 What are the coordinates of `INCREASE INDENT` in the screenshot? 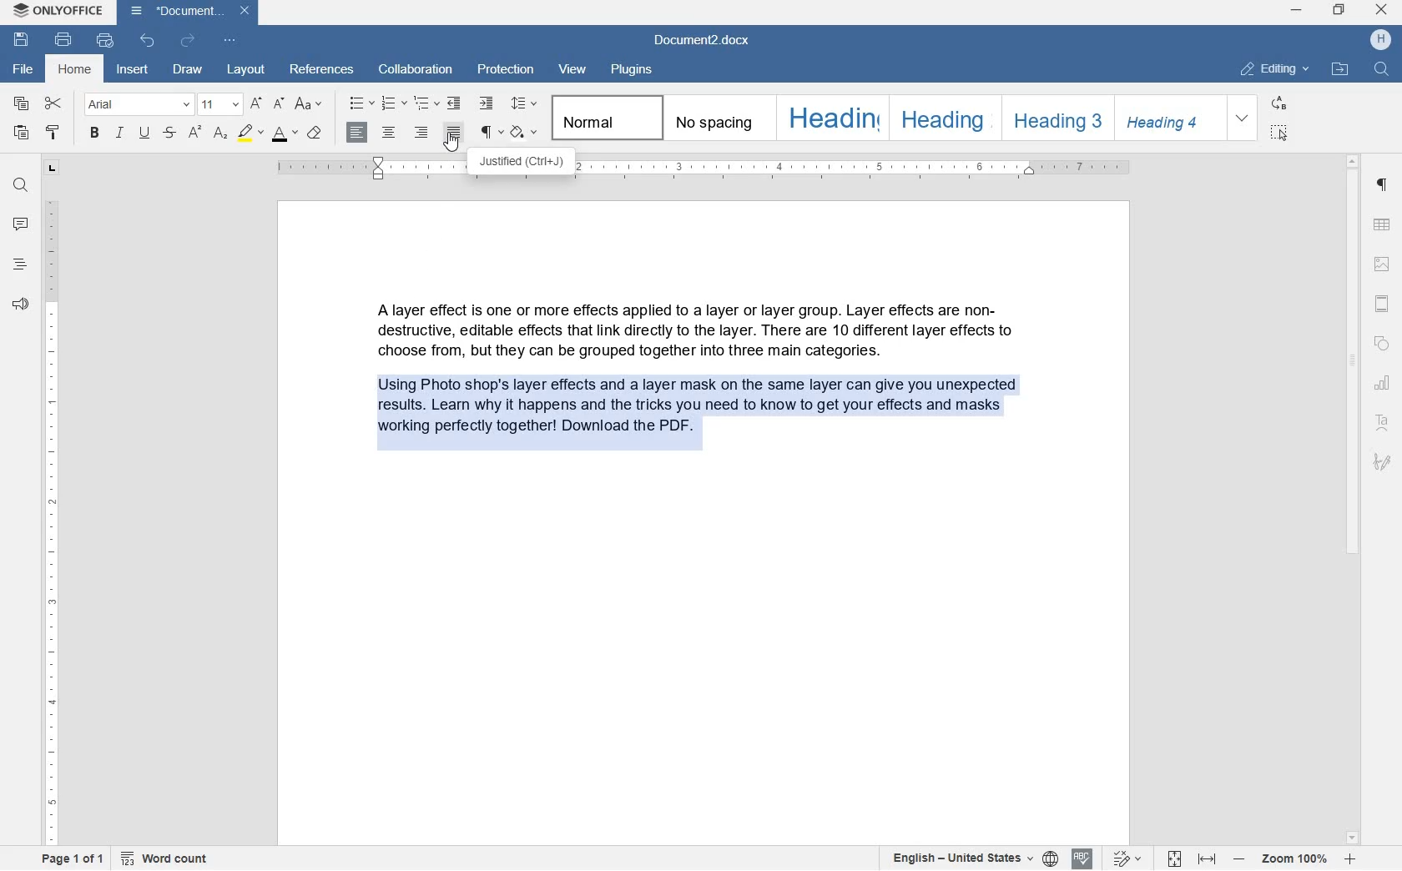 It's located at (486, 104).